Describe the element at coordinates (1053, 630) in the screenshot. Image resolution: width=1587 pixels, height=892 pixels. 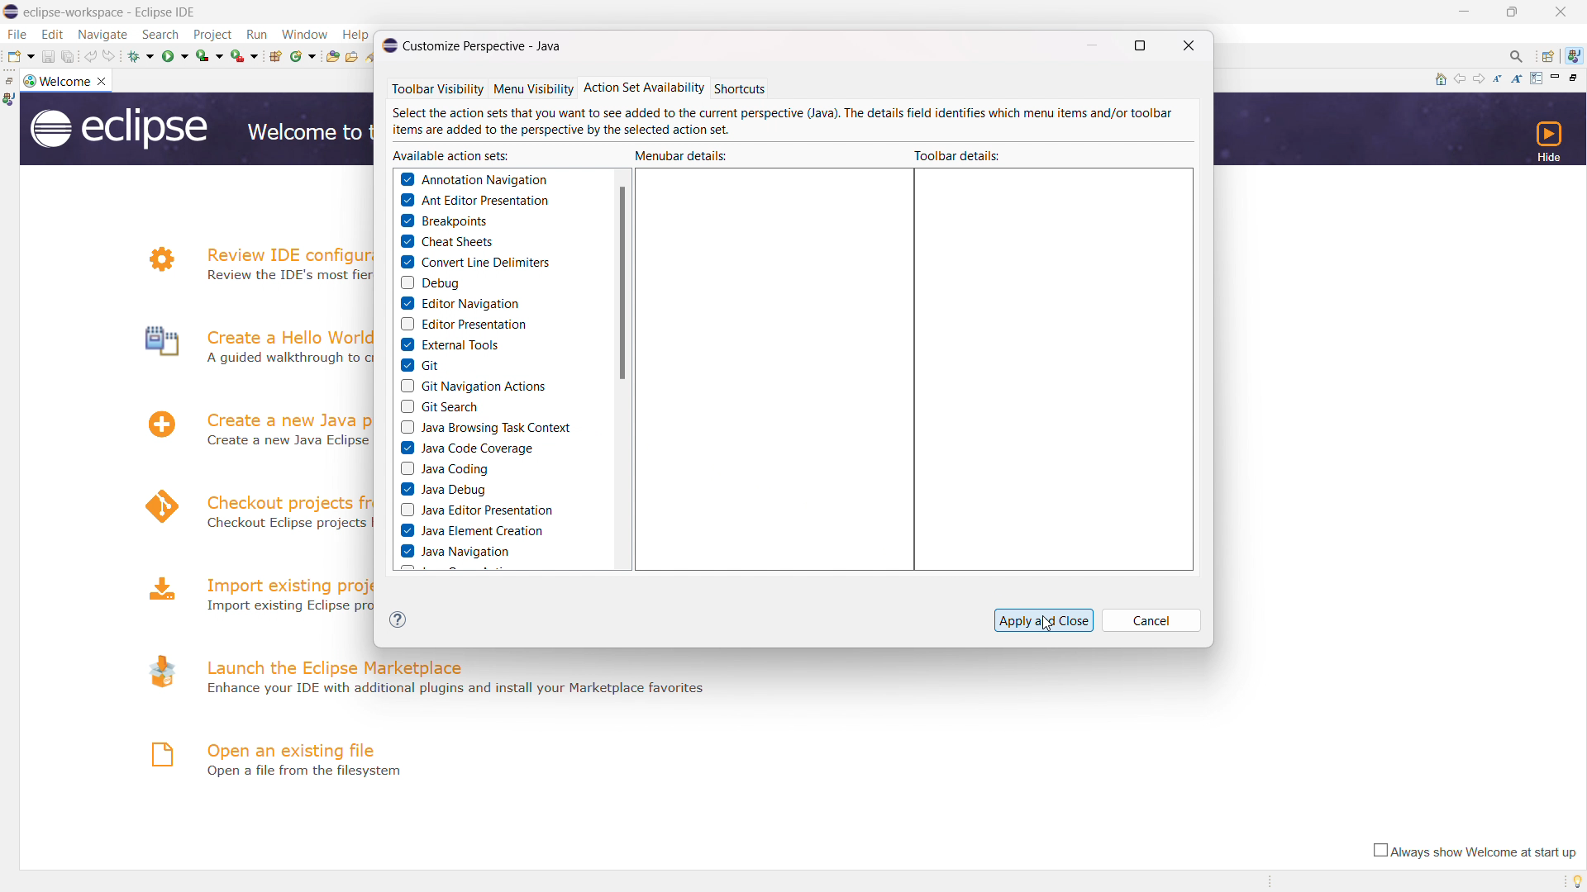
I see `cursor` at that location.